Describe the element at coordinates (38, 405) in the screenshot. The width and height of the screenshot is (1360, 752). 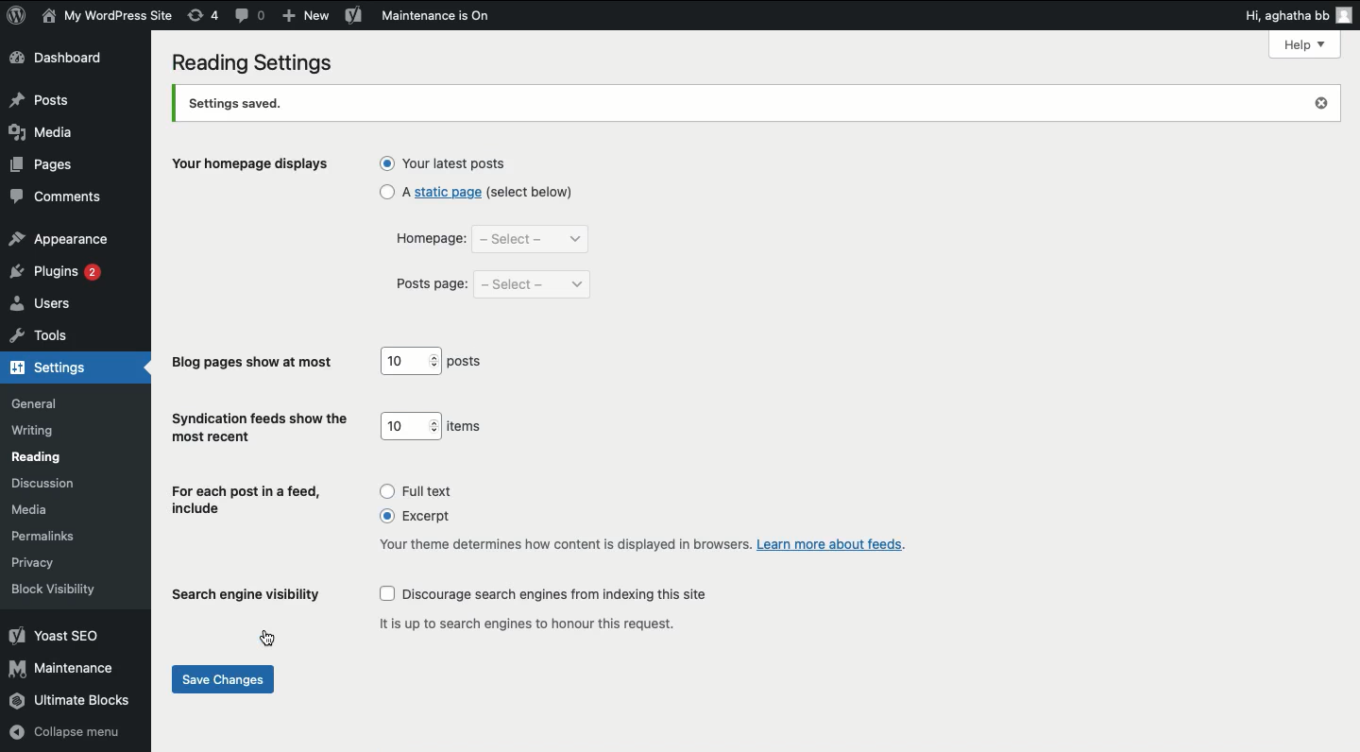
I see `general ` at that location.